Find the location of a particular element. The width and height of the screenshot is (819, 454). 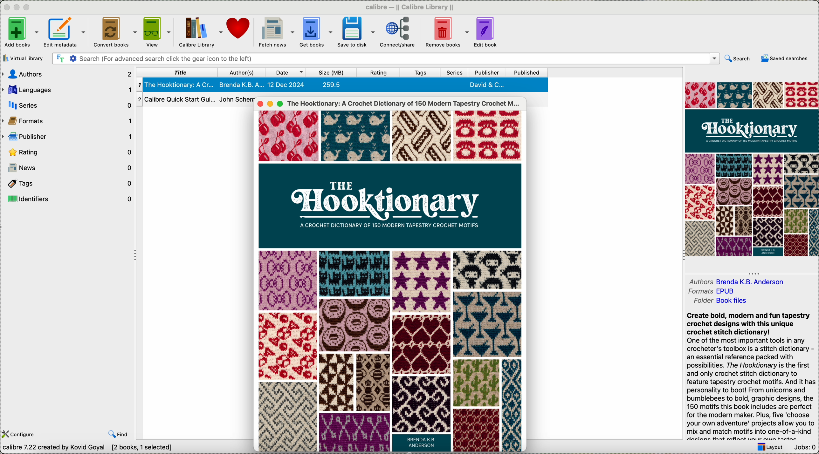

title is located at coordinates (176, 72).